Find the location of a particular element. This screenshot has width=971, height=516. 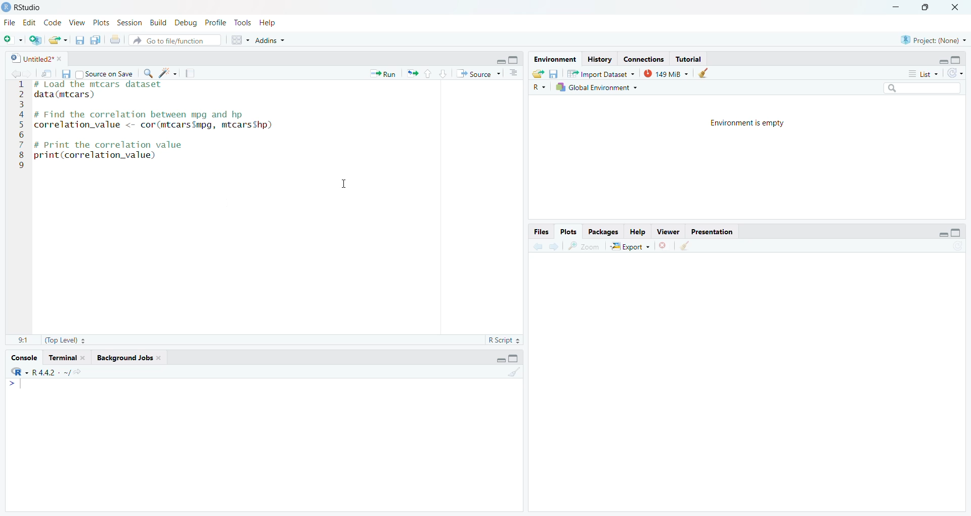

Minimize is located at coordinates (943, 61).